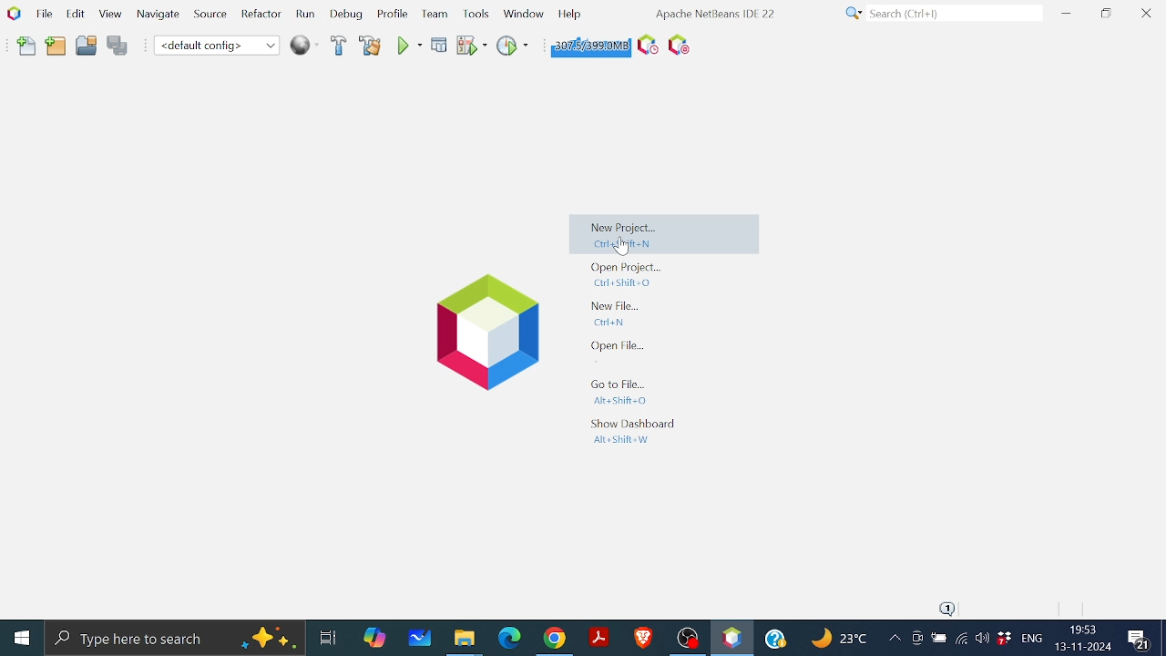  I want to click on netbeans logo, so click(480, 333).